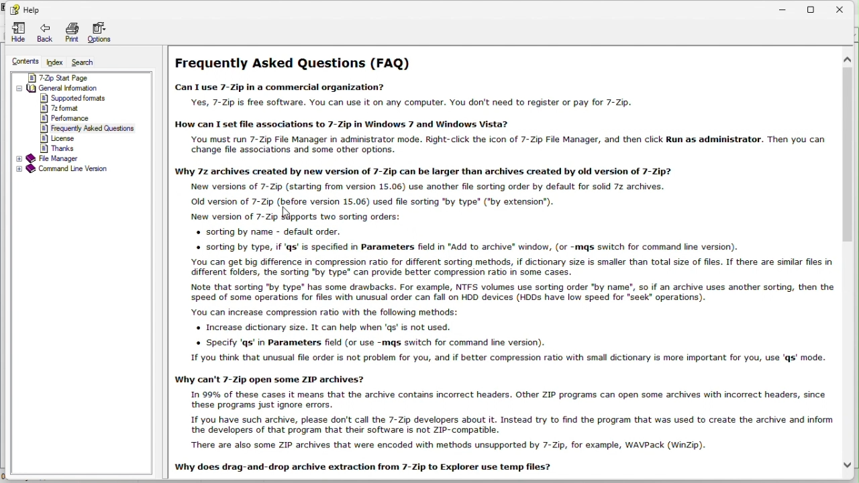 The width and height of the screenshot is (859, 483). Describe the element at coordinates (290, 213) in the screenshot. I see `cursor` at that location.